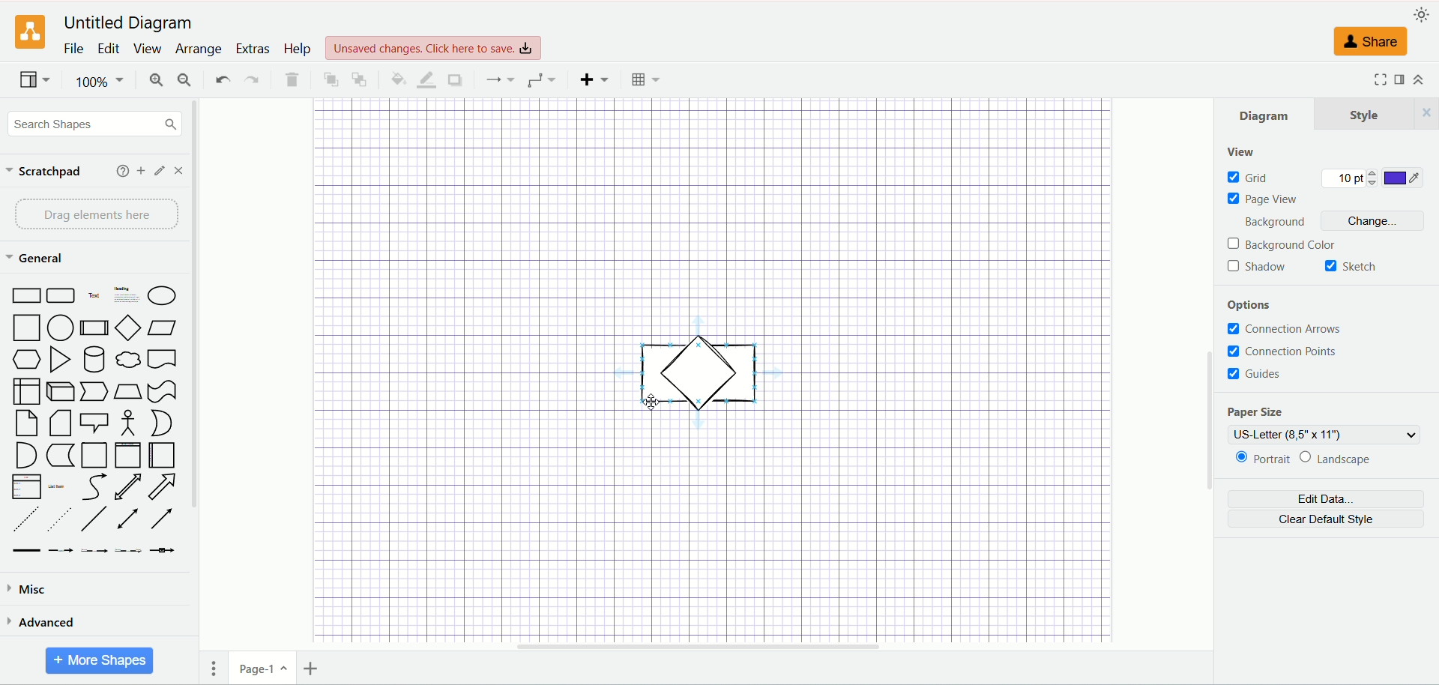  What do you see at coordinates (1264, 200) in the screenshot?
I see `page view` at bounding box center [1264, 200].